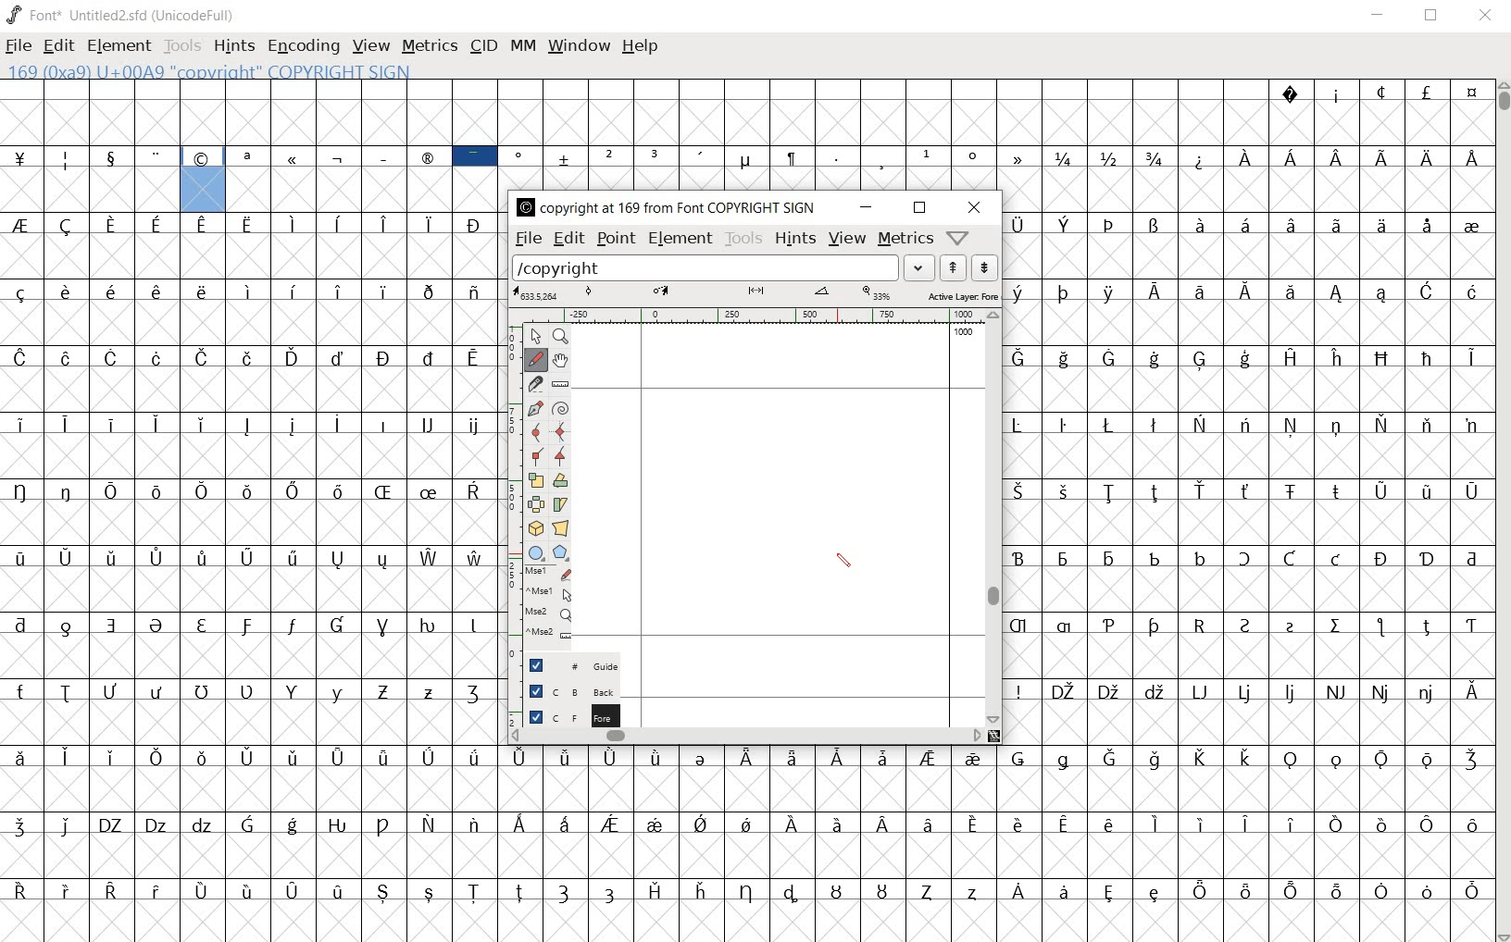  What do you see at coordinates (560, 553) in the screenshot?
I see `polygon or star` at bounding box center [560, 553].